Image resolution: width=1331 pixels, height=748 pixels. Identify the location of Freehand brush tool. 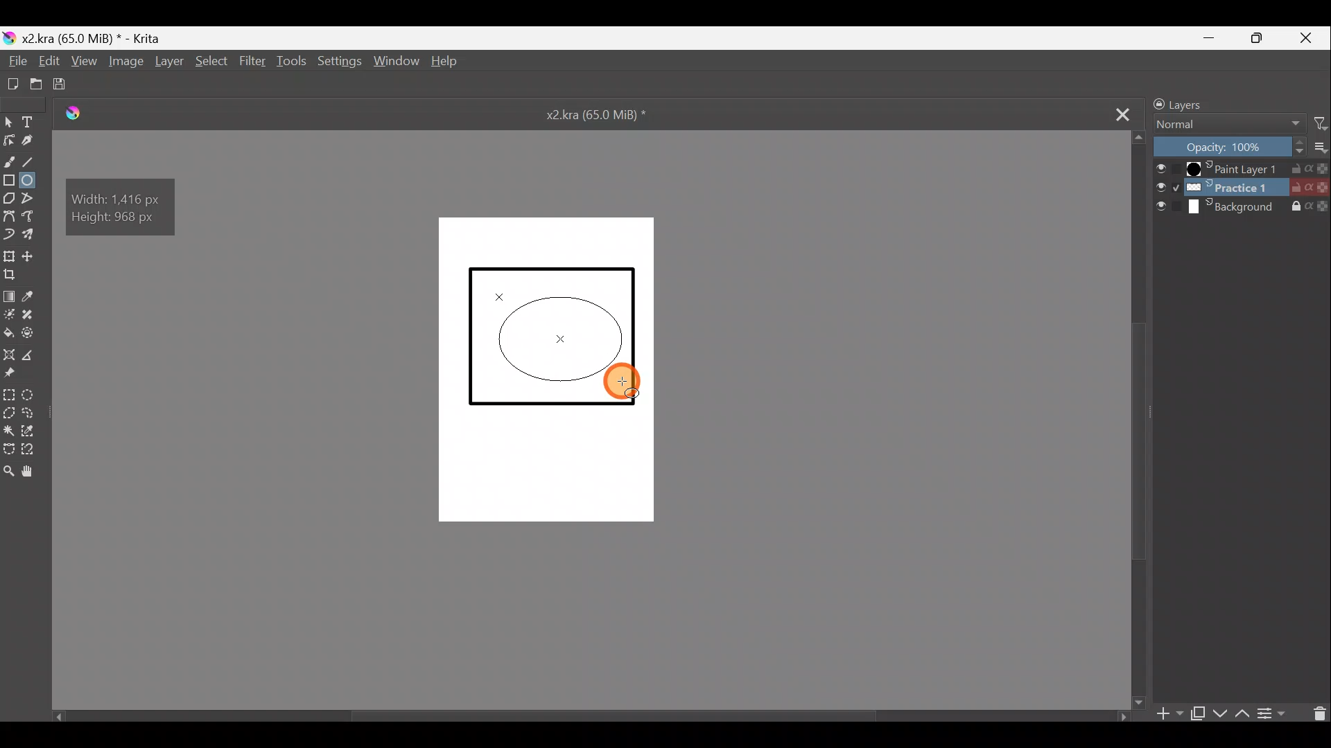
(10, 159).